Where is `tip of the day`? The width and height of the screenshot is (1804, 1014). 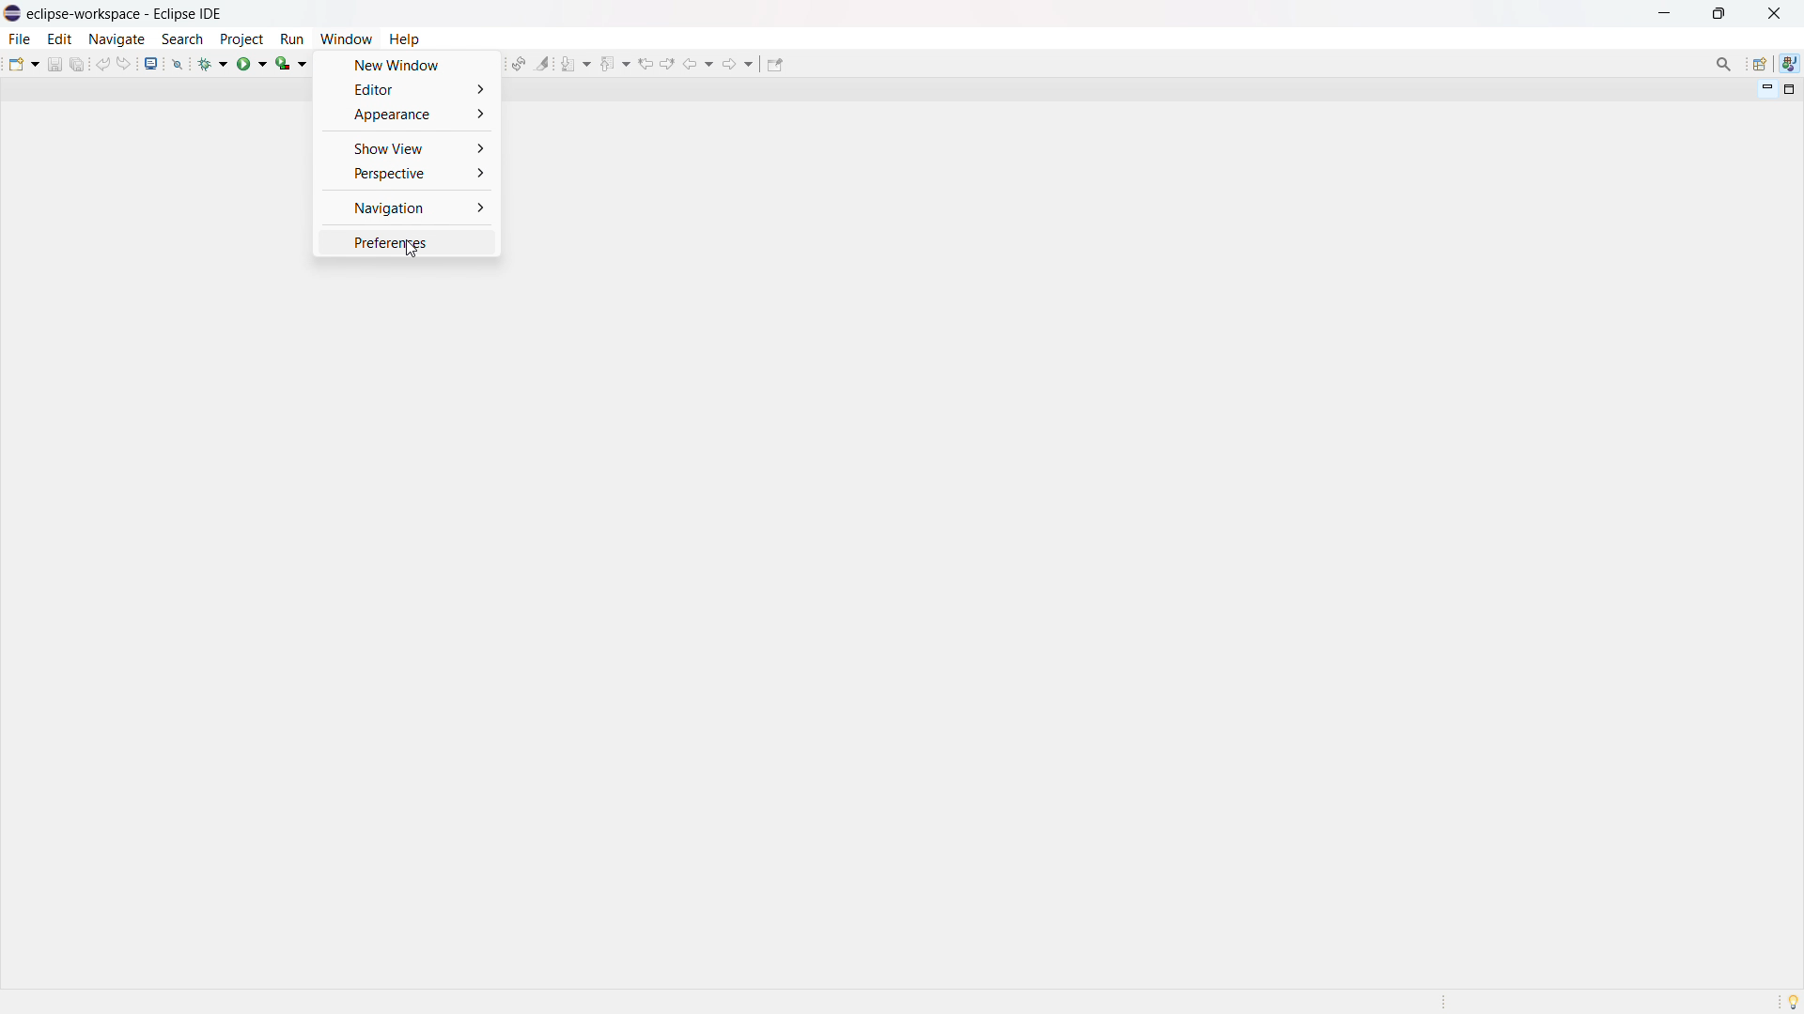
tip of the day is located at coordinates (1793, 1001).